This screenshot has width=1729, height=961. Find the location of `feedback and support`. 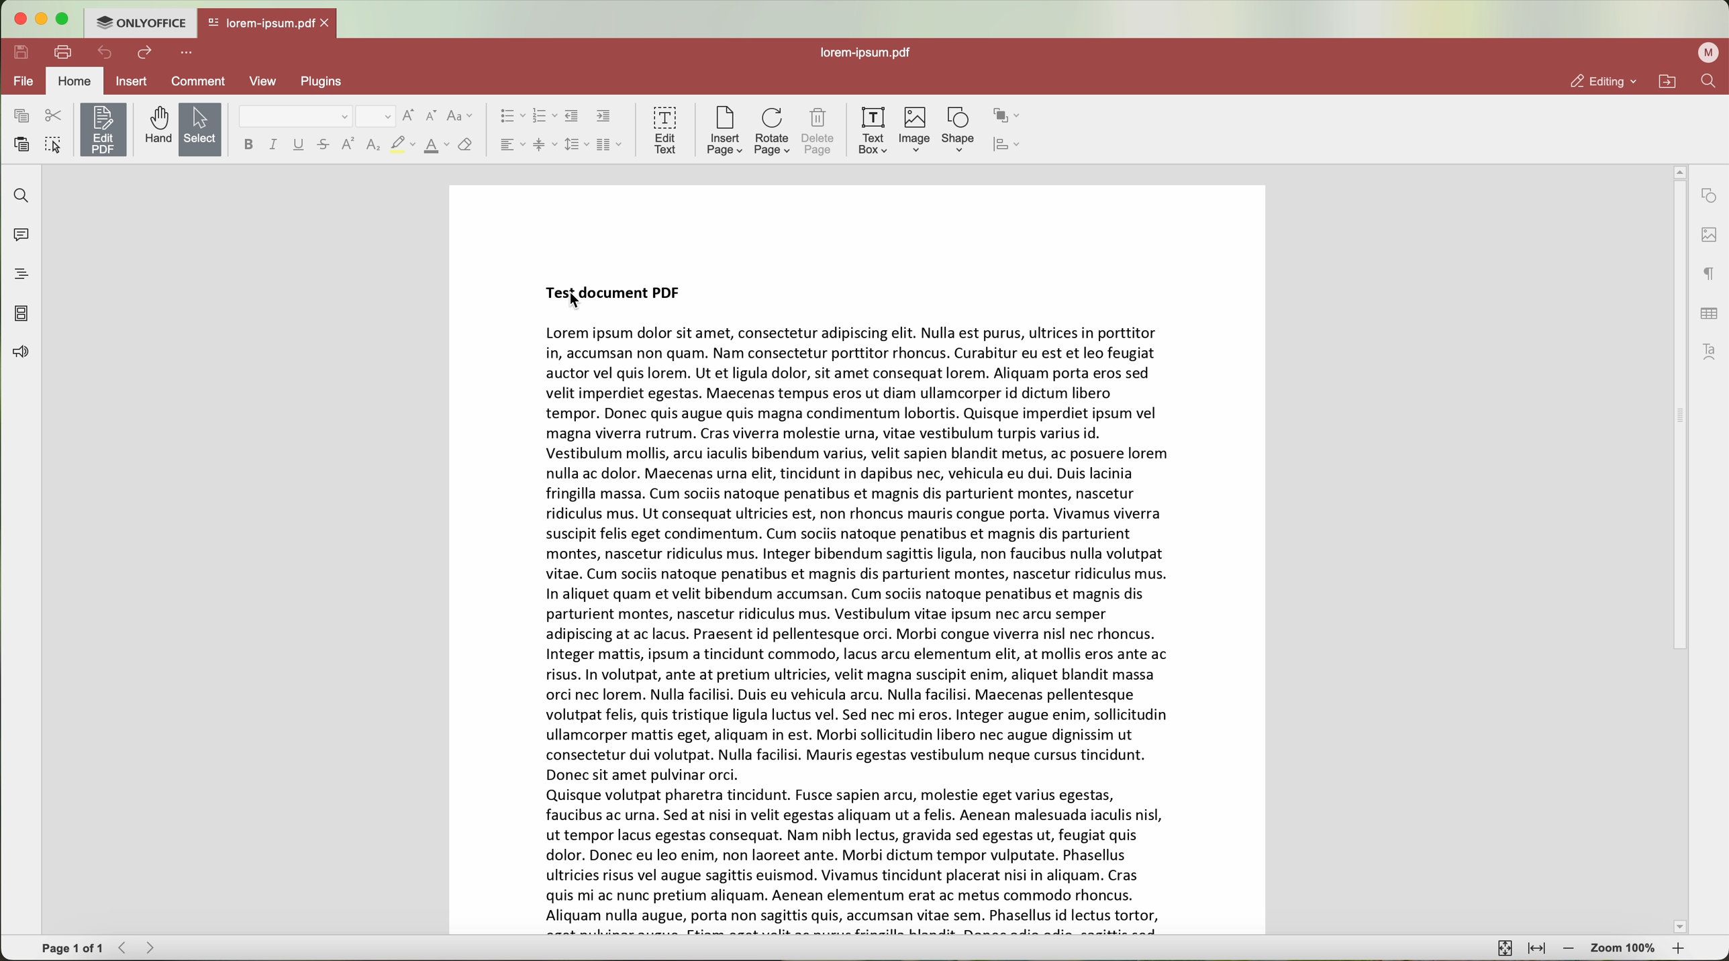

feedback and support is located at coordinates (21, 353).